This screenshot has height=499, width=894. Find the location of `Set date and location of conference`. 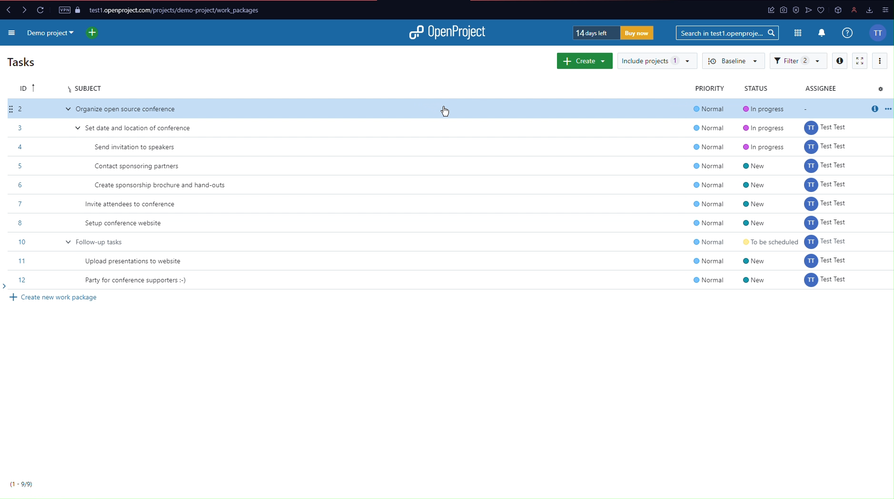

Set date and location of conference is located at coordinates (131, 127).